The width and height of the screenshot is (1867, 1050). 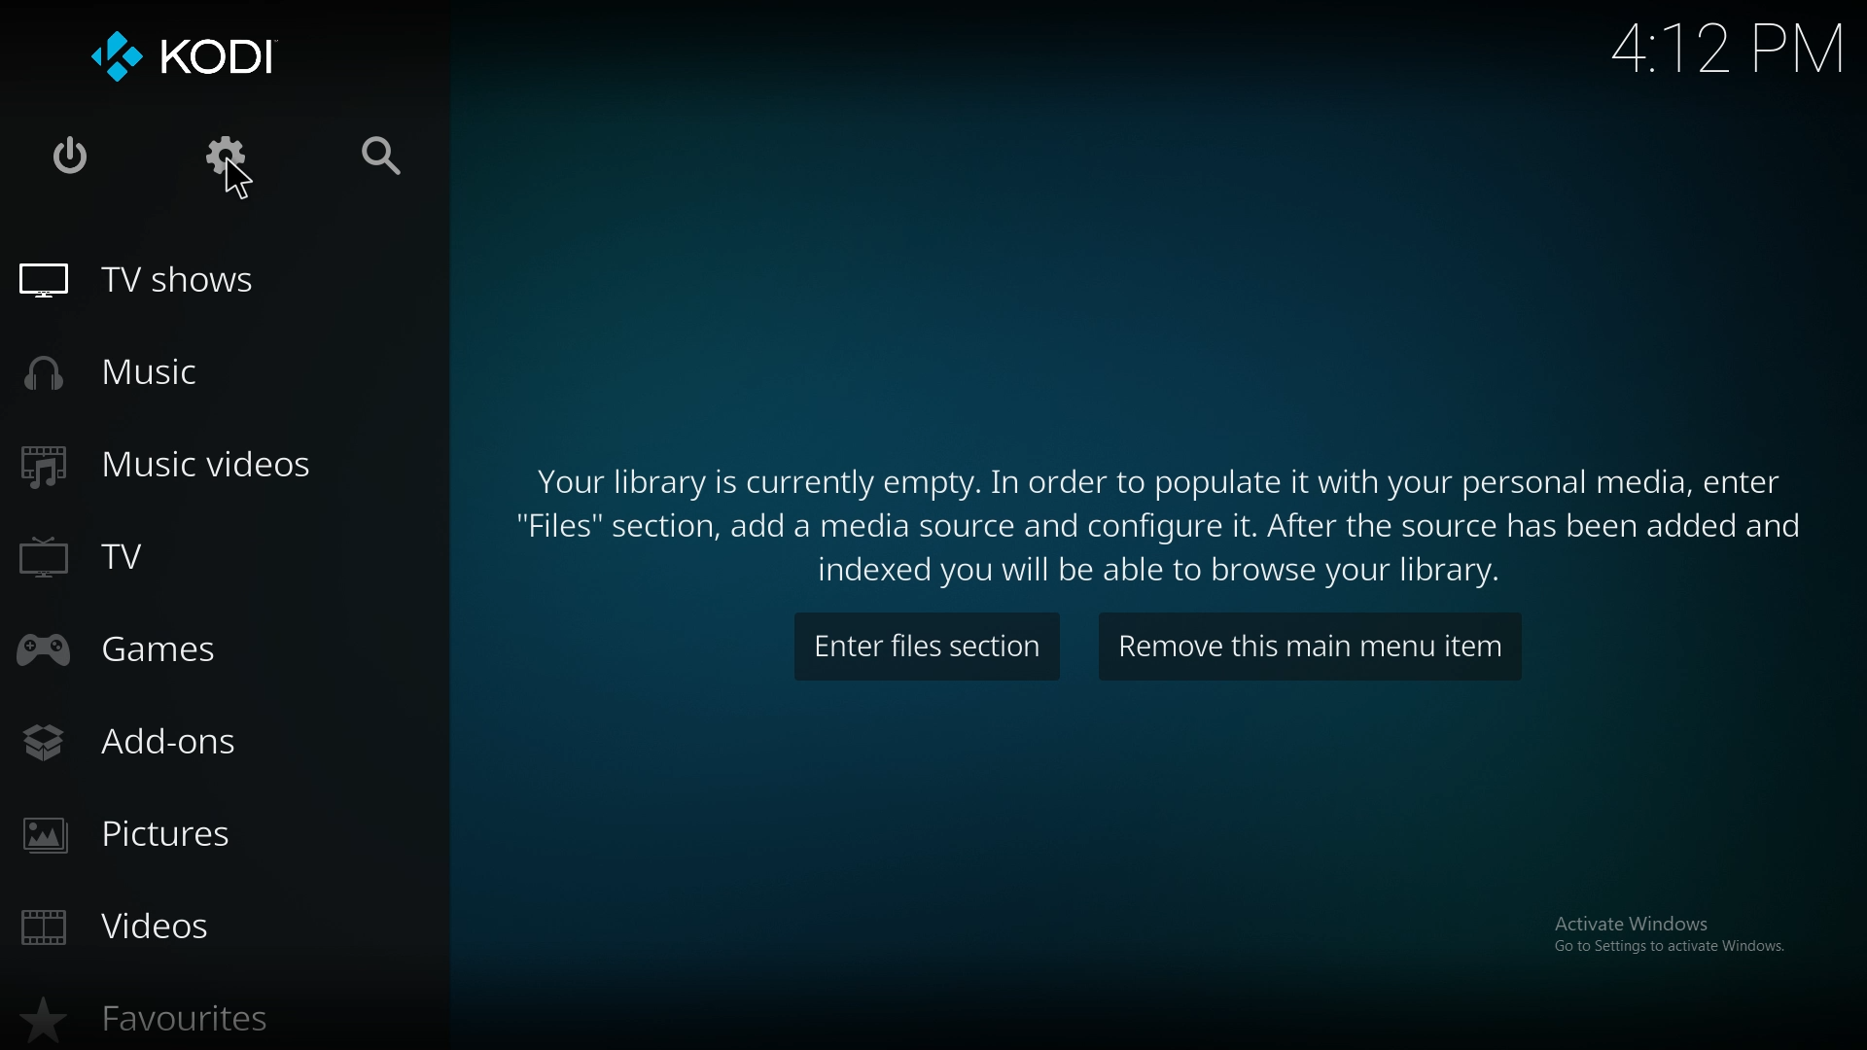 I want to click on close, so click(x=70, y=157).